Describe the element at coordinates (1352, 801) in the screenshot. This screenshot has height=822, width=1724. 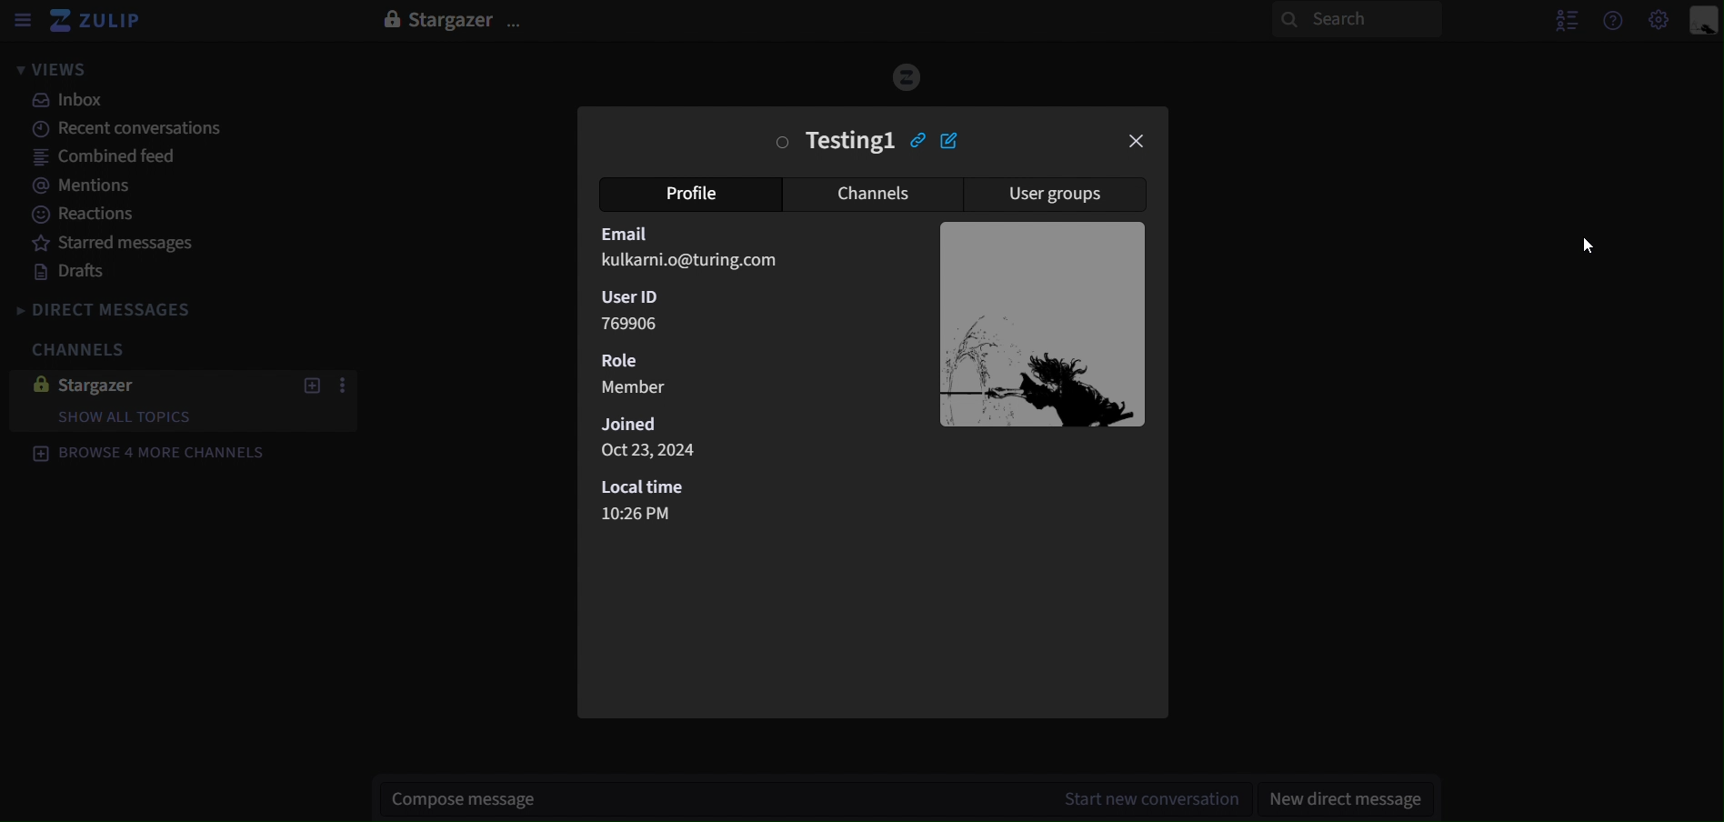
I see `new direct message`` at that location.